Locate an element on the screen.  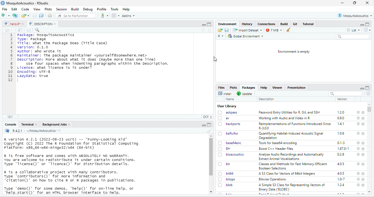
scroll up is located at coordinates (370, 192).